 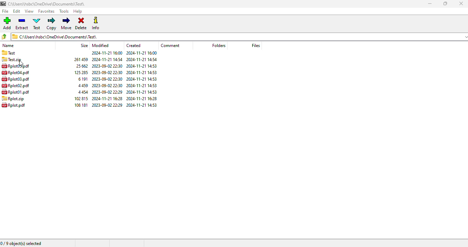 I want to click on size, so click(x=80, y=72).